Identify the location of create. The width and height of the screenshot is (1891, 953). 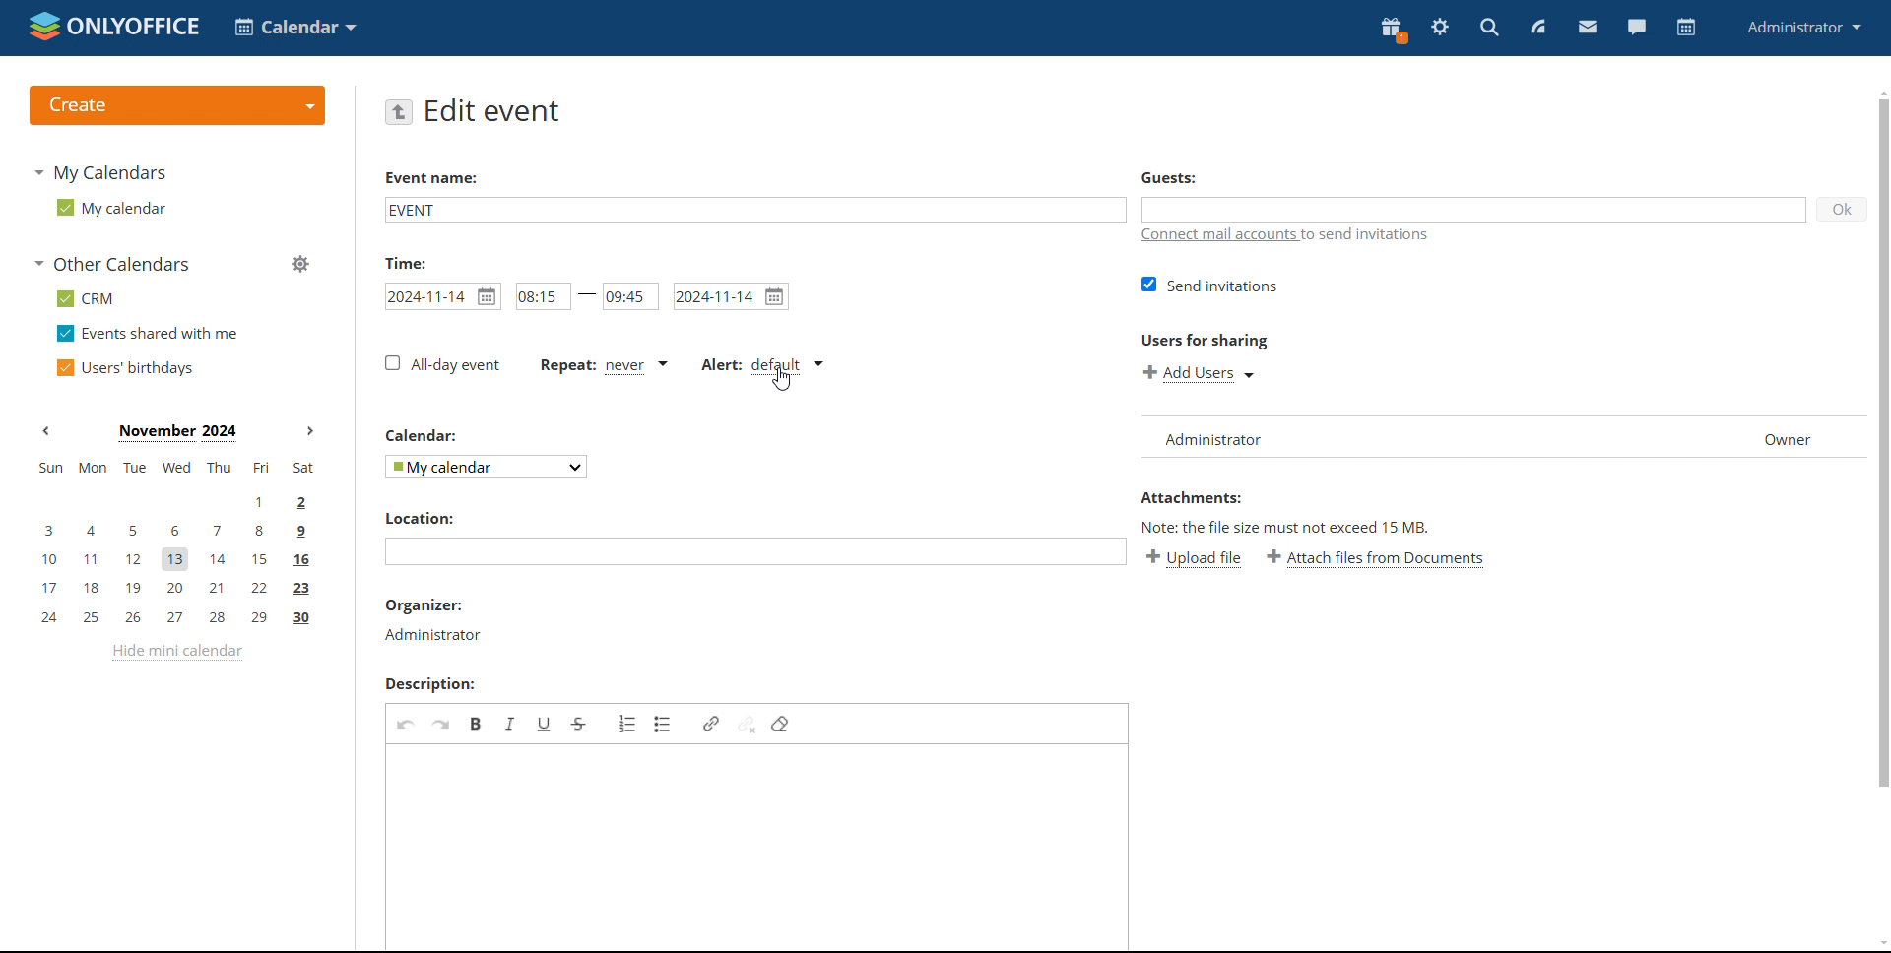
(176, 107).